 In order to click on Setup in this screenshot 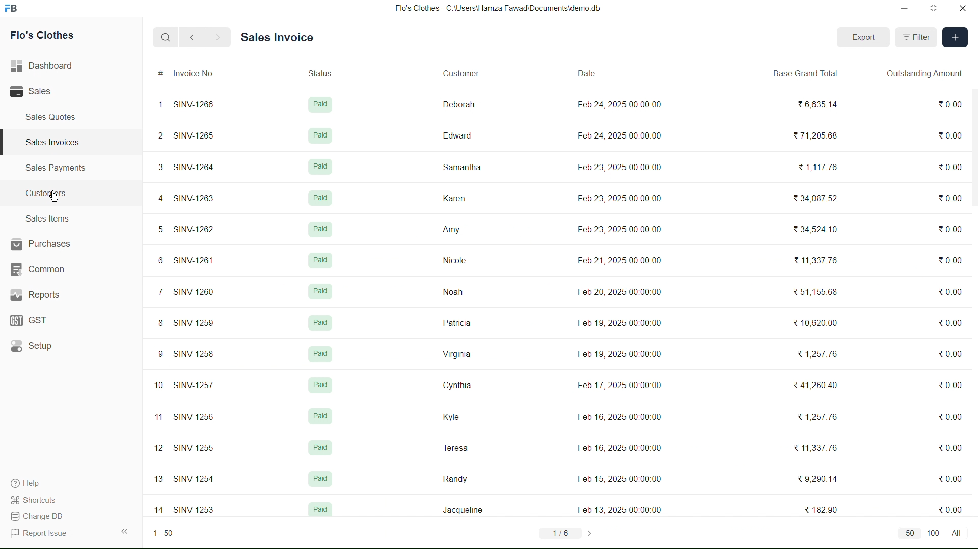, I will do `click(32, 347)`.